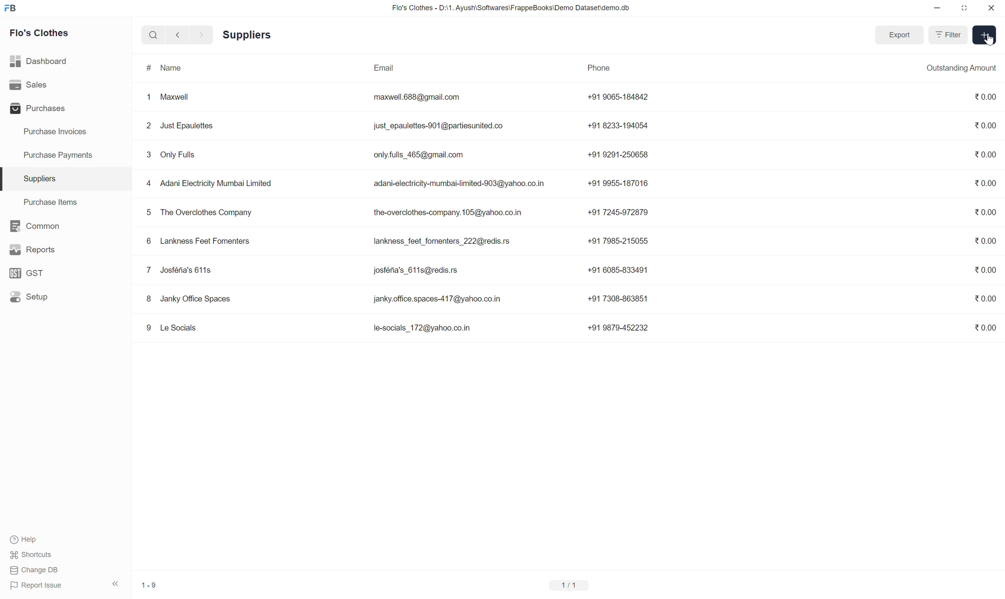  What do you see at coordinates (173, 155) in the screenshot?
I see `3 Only Fulls` at bounding box center [173, 155].